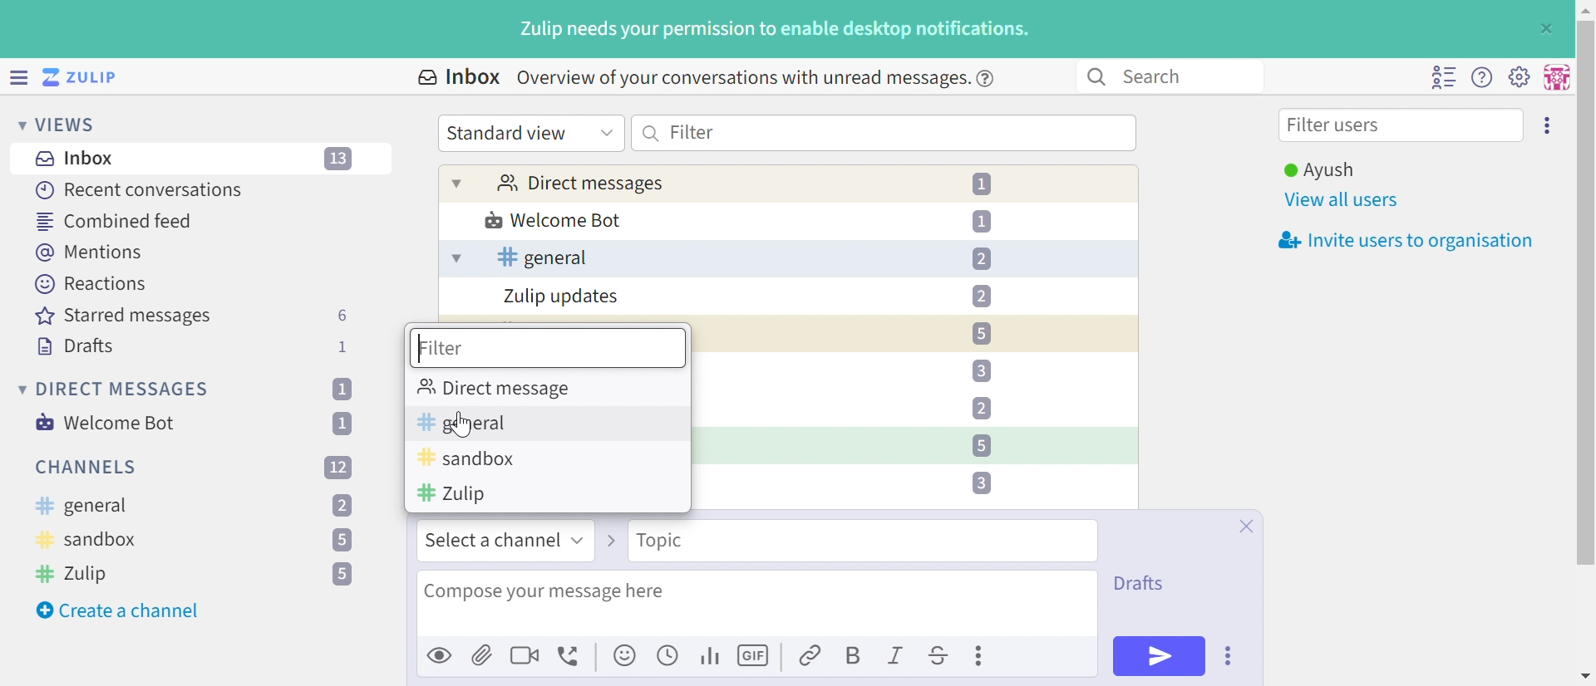 The width and height of the screenshot is (1596, 686). What do you see at coordinates (1586, 292) in the screenshot?
I see `vertical scrollbar` at bounding box center [1586, 292].